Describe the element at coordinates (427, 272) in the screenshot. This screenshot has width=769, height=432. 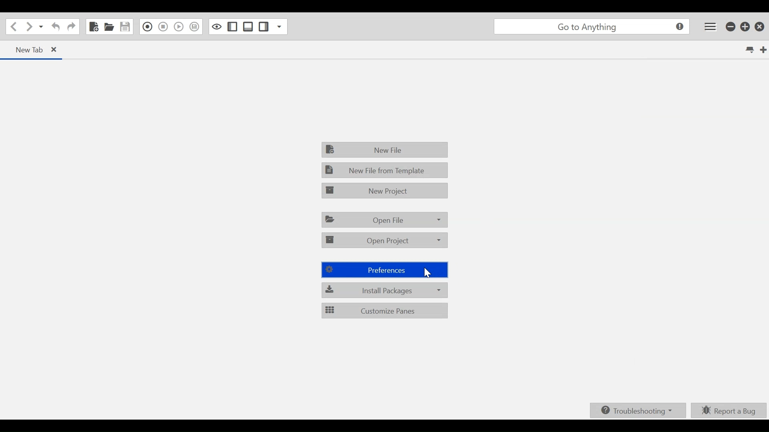
I see `Cursor` at that location.